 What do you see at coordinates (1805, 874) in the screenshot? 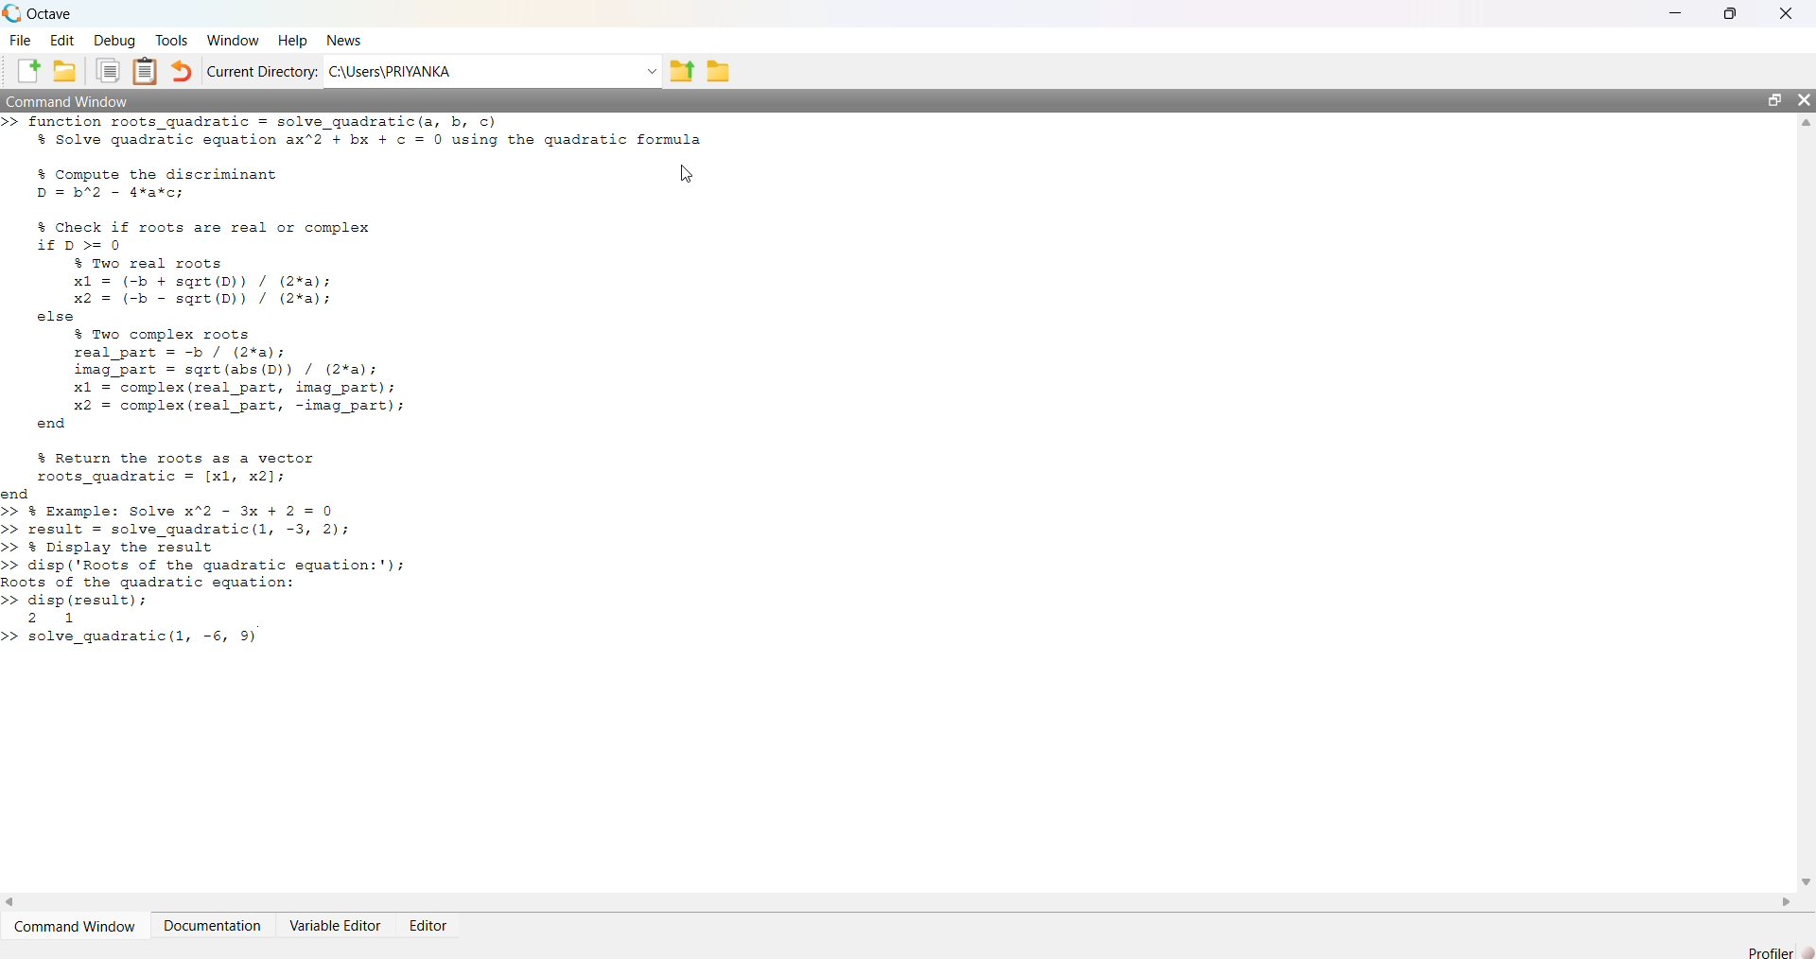
I see `Down` at bounding box center [1805, 874].